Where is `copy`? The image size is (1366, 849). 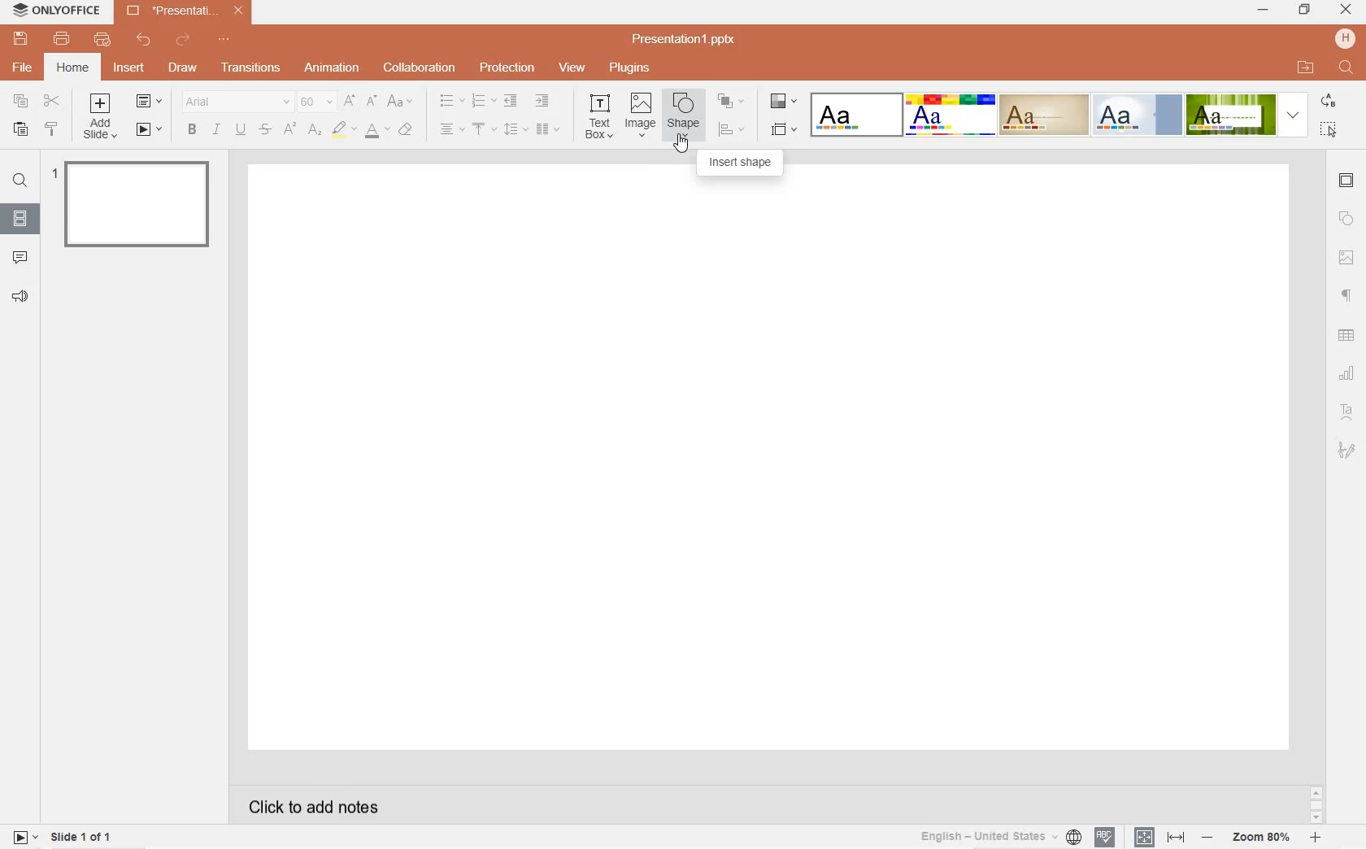
copy is located at coordinates (21, 101).